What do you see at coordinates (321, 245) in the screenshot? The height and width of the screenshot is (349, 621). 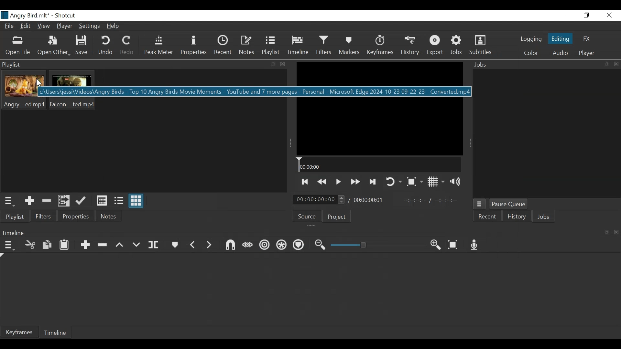 I see `Zoom timeline out` at bounding box center [321, 245].